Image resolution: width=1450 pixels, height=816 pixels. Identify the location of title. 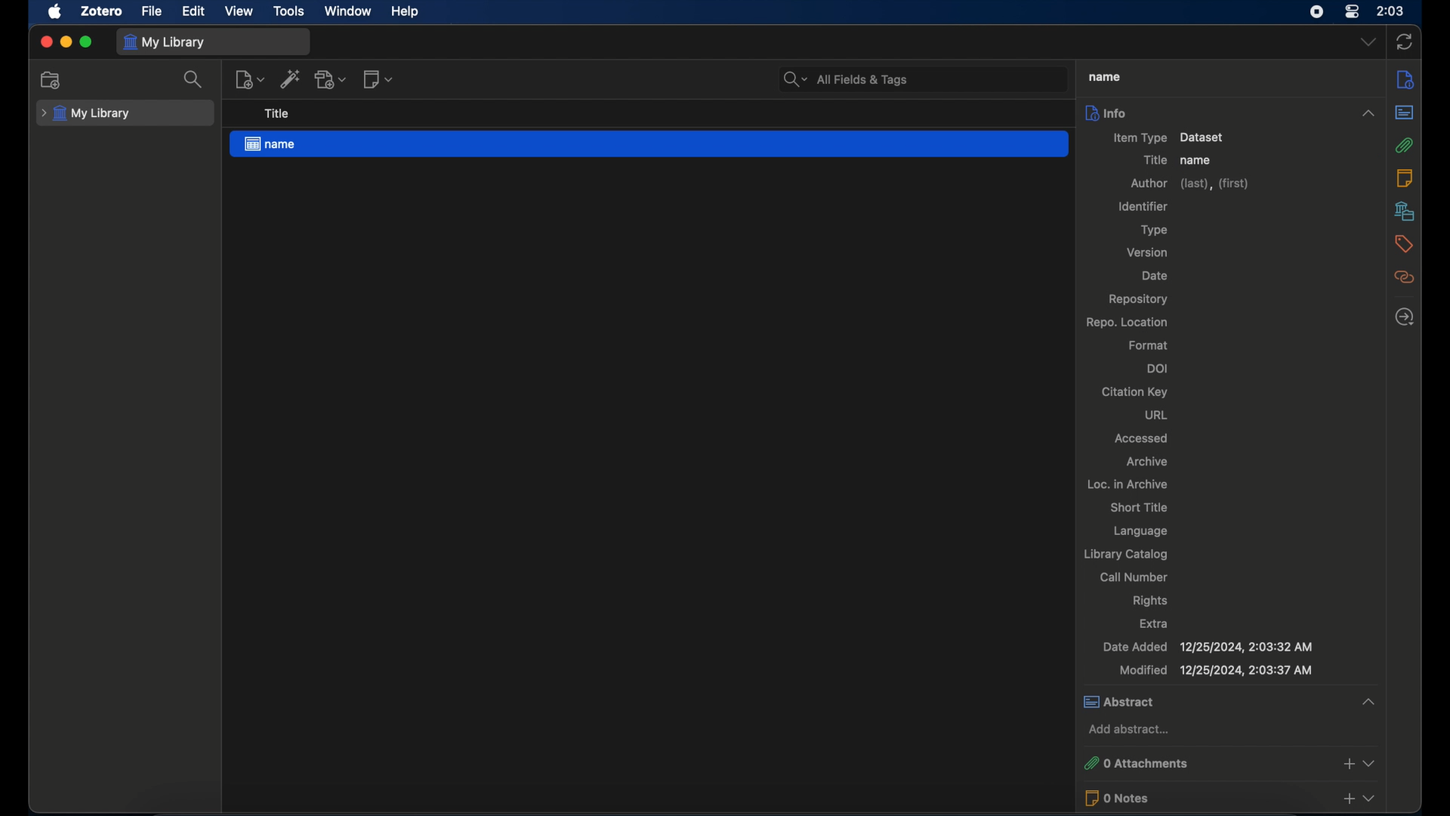
(1103, 77).